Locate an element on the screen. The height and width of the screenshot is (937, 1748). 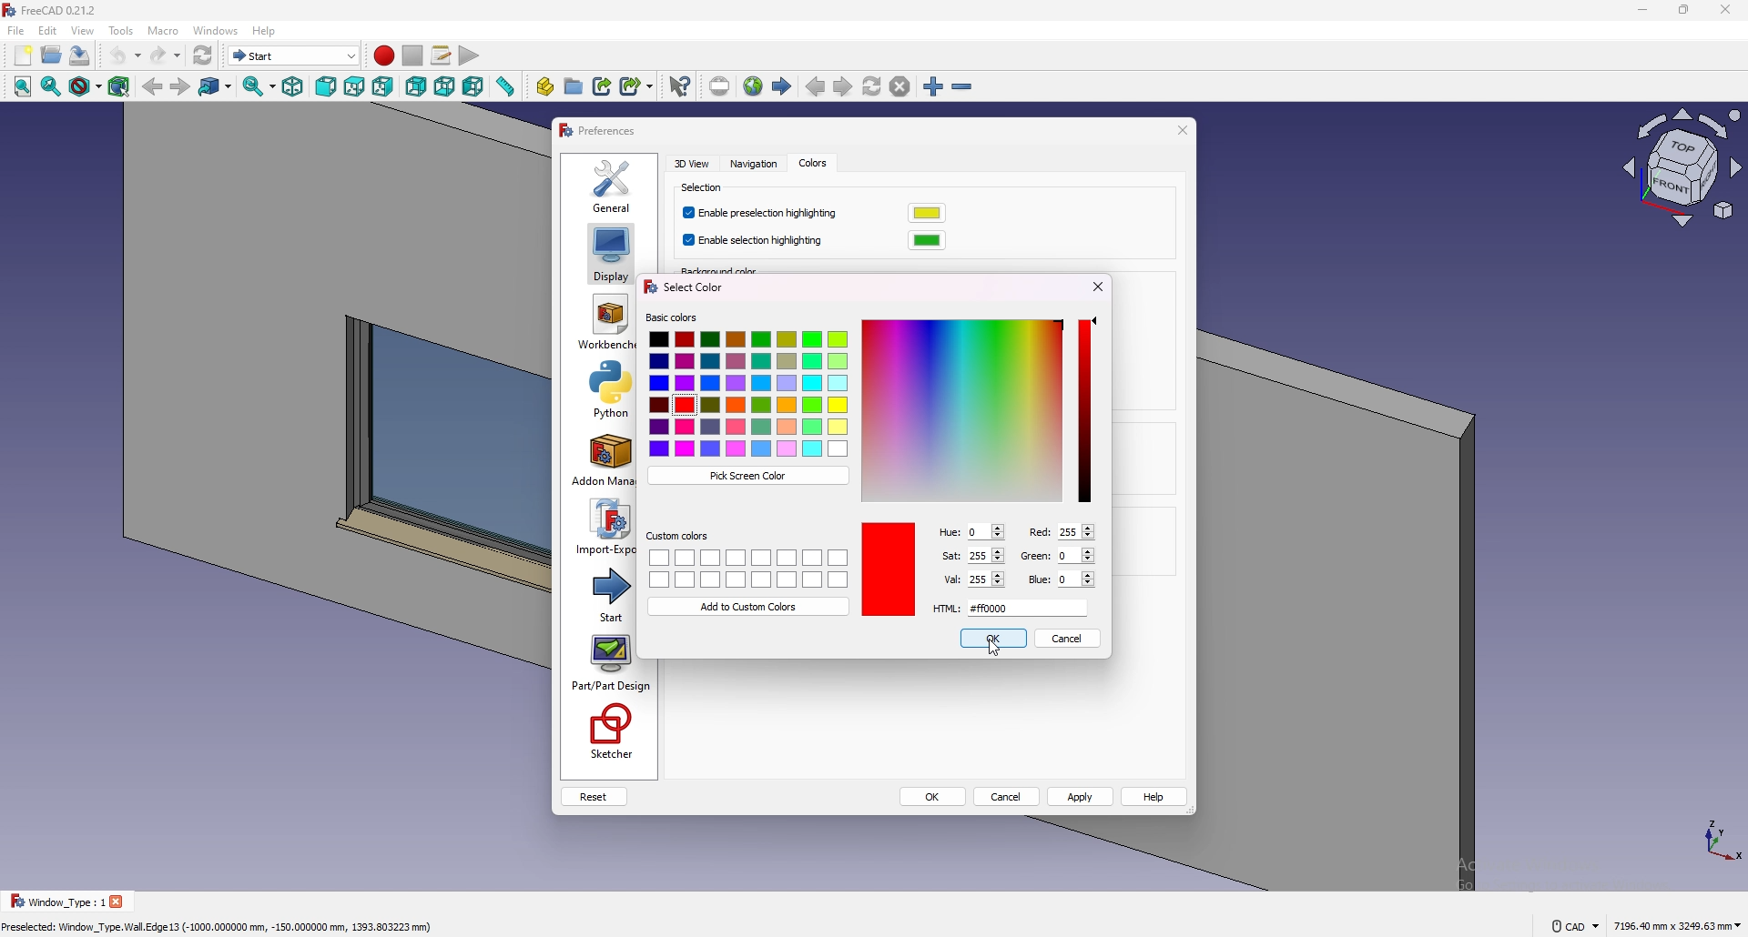
isometric is located at coordinates (293, 87).